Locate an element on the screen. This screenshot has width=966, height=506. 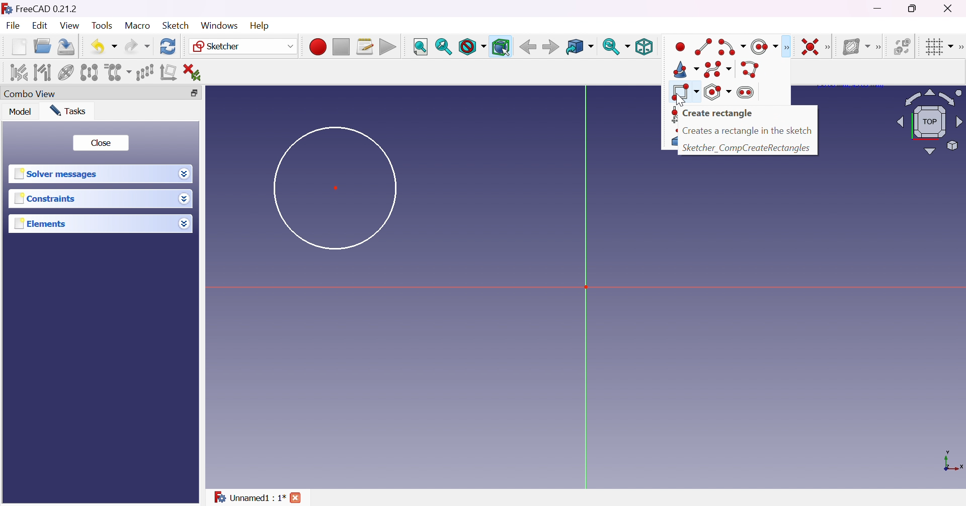
Switch virtual space is located at coordinates (904, 46).